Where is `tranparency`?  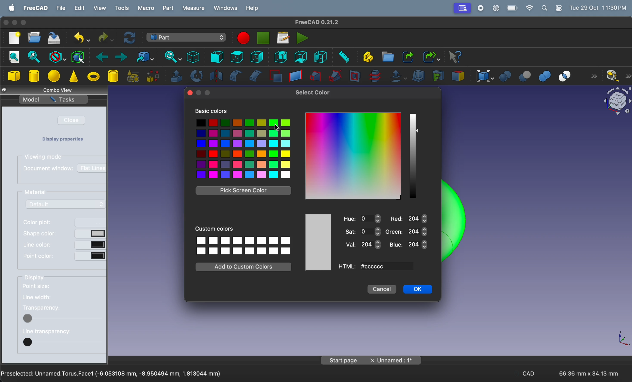 tranparency is located at coordinates (47, 308).